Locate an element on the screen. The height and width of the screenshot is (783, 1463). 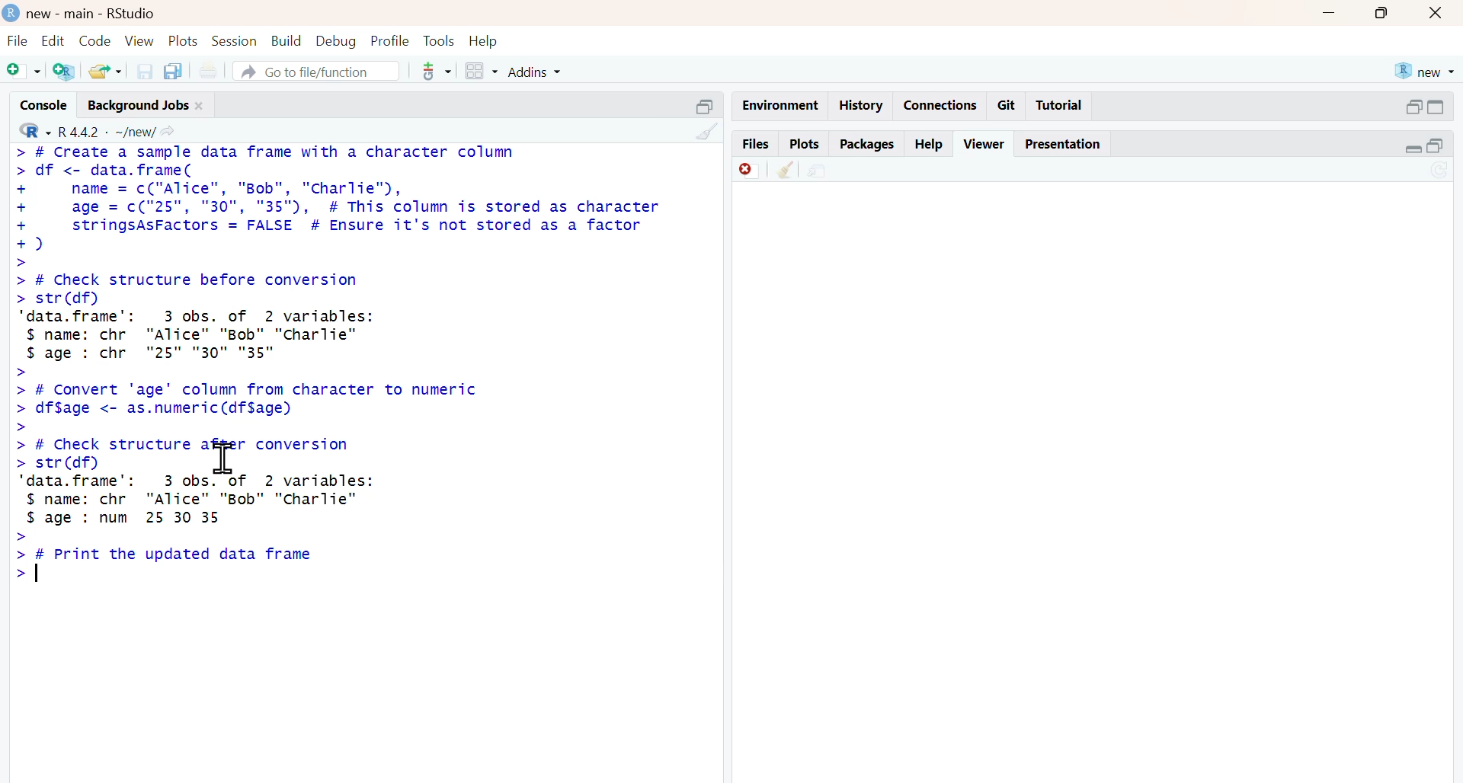
cursor is located at coordinates (226, 458).